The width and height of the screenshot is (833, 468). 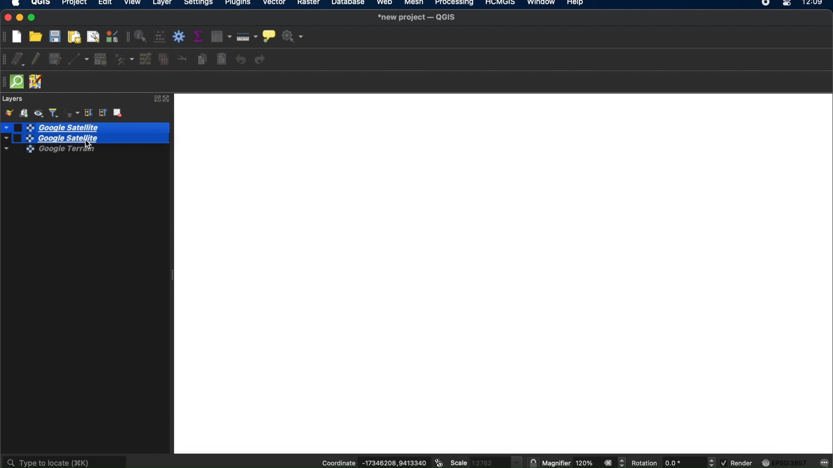 I want to click on minimize, so click(x=20, y=18).